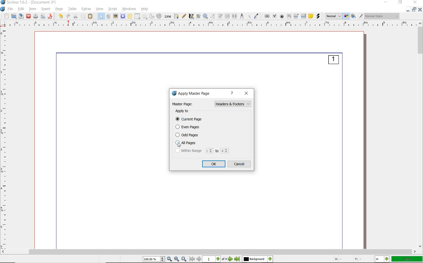 Image resolution: width=423 pixels, height=263 pixels. Describe the element at coordinates (296, 16) in the screenshot. I see `pdf combo box` at that location.